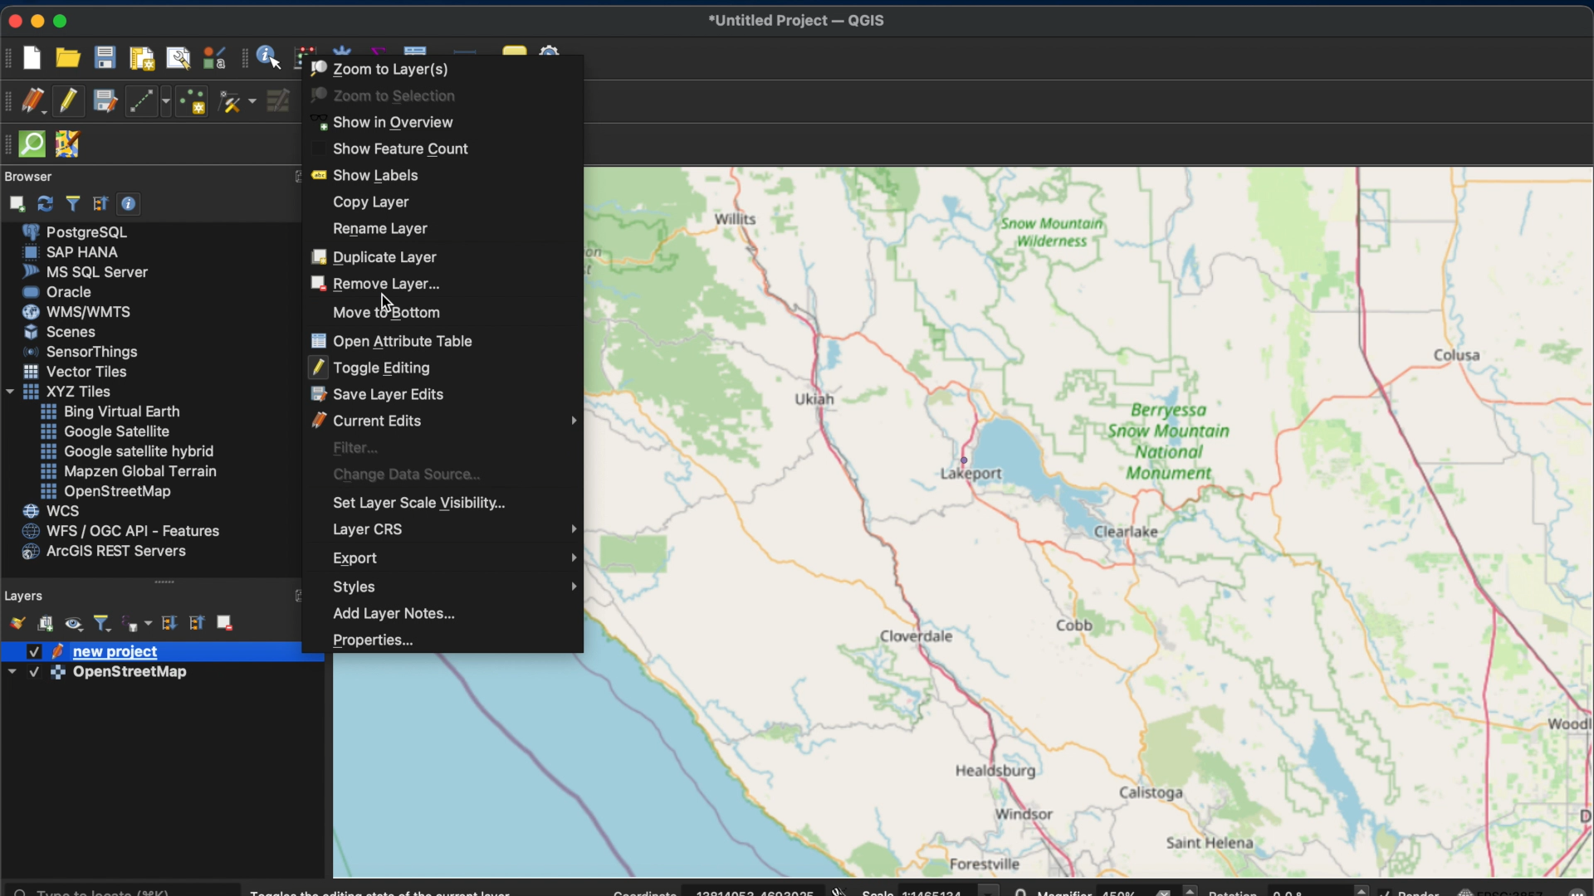 This screenshot has width=1594, height=896. I want to click on export menu, so click(457, 558).